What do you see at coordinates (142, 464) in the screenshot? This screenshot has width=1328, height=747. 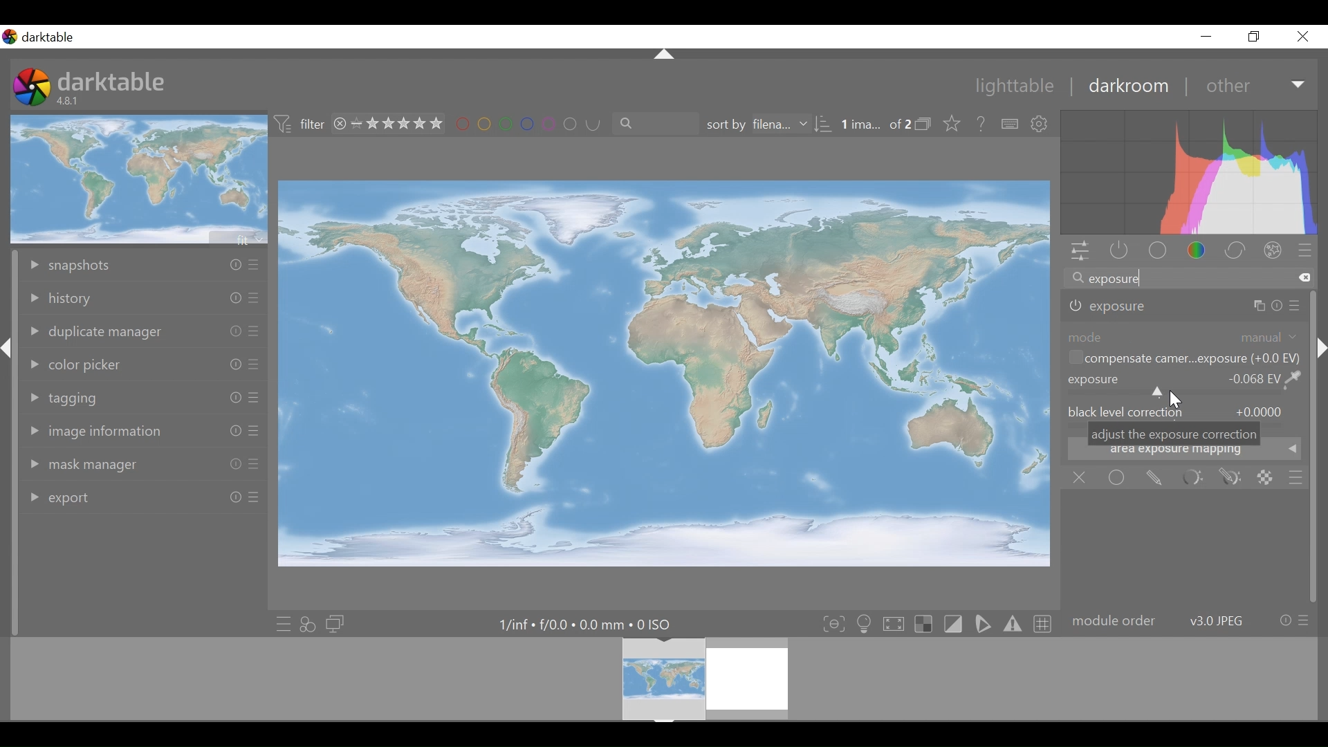 I see `mask manager` at bounding box center [142, 464].